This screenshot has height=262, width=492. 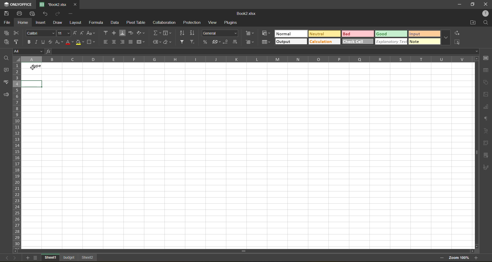 What do you see at coordinates (267, 43) in the screenshot?
I see `format as table` at bounding box center [267, 43].